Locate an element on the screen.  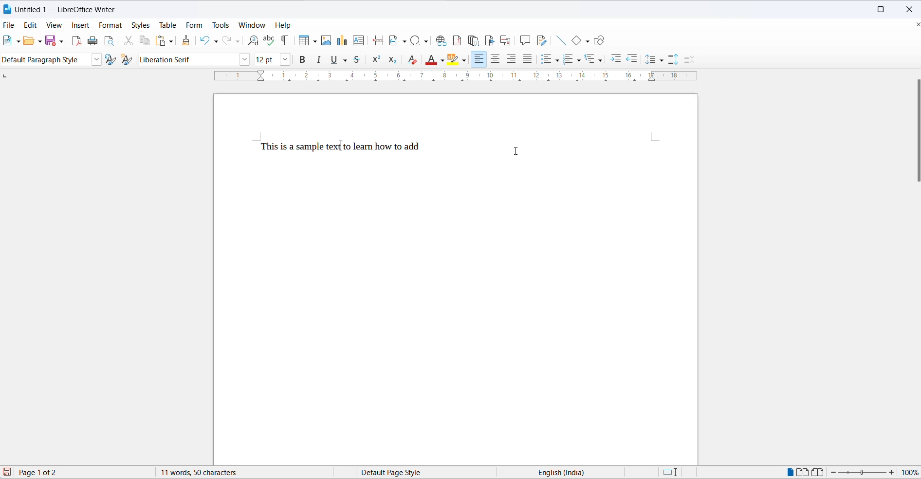
new file options is located at coordinates (18, 42).